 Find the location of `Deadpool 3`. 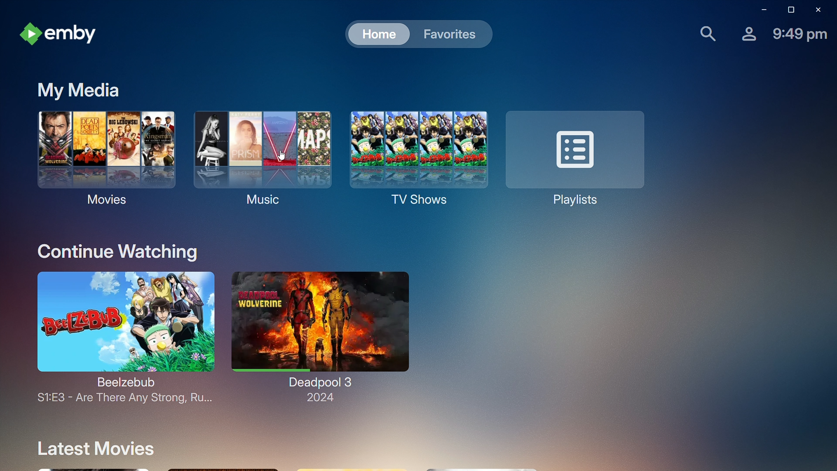

Deadpool 3 is located at coordinates (320, 337).